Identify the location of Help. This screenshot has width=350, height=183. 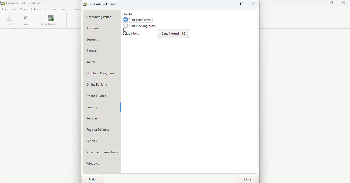
(92, 179).